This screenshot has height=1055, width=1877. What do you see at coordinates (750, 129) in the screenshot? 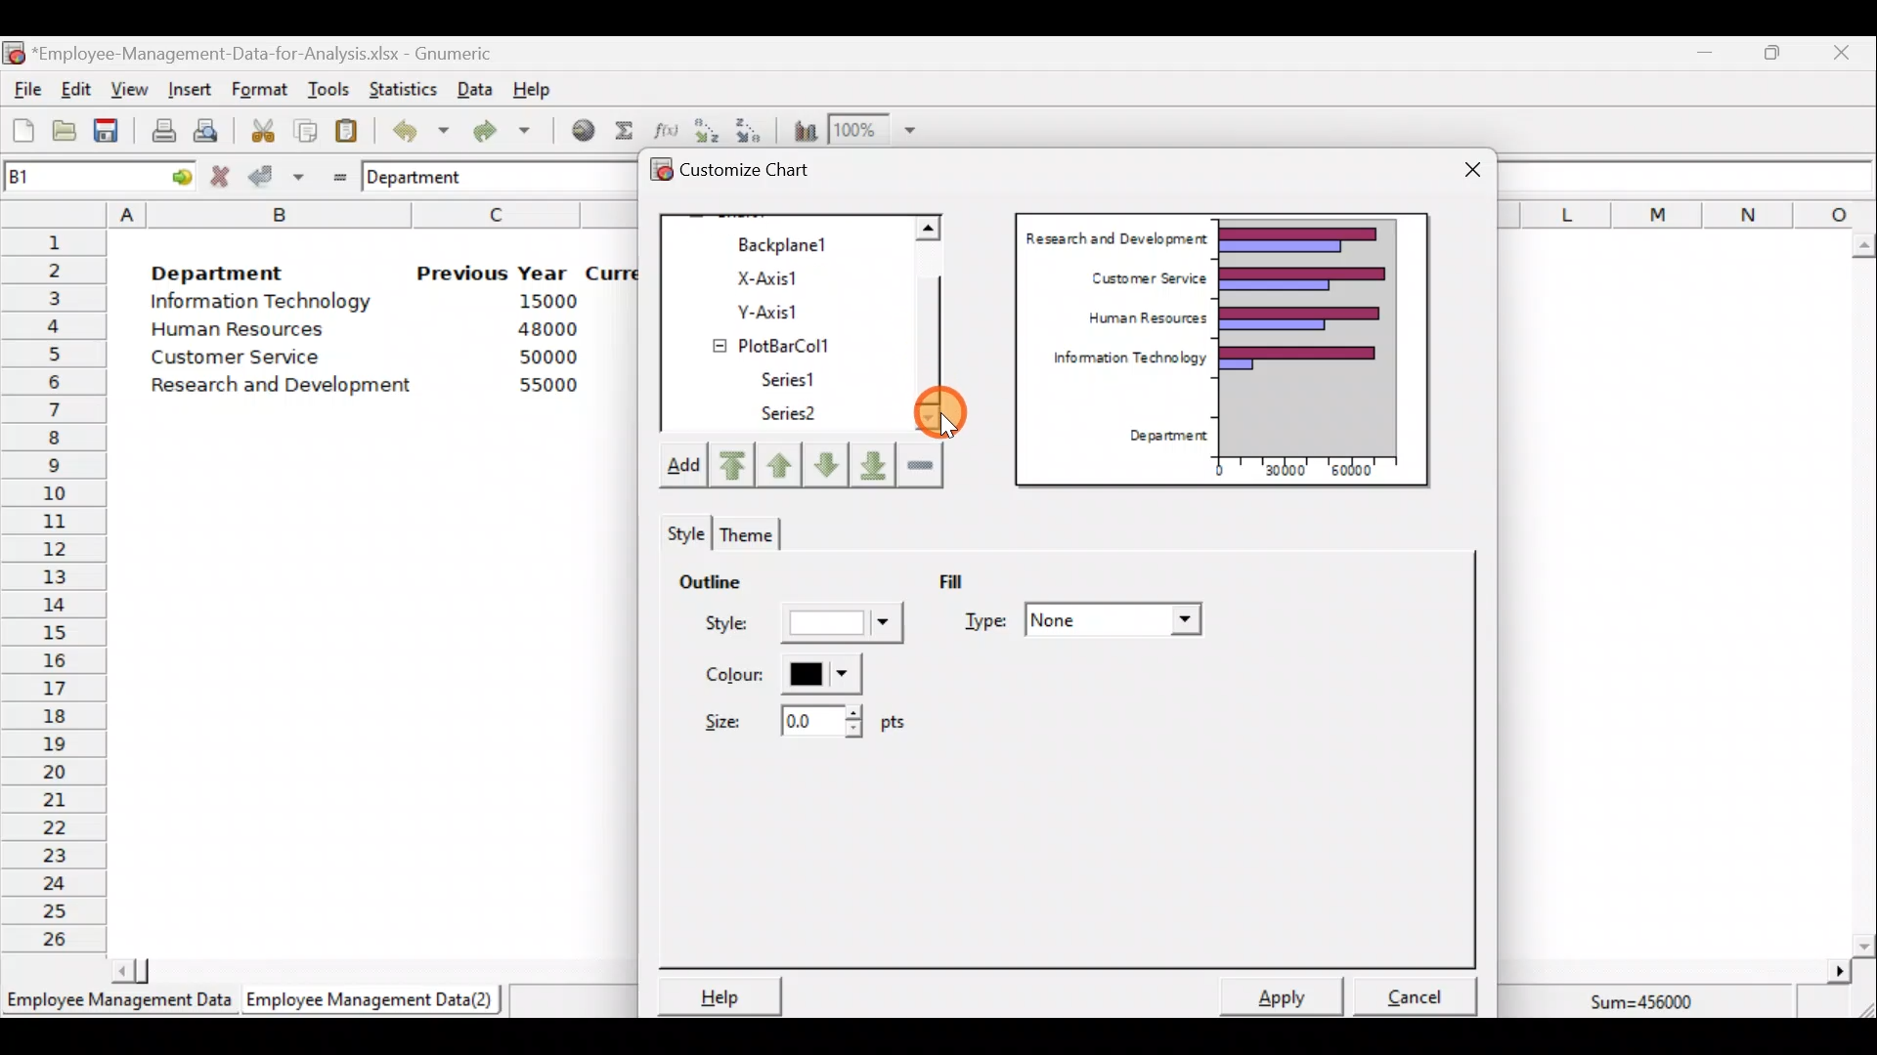
I see `Sort in descending order` at bounding box center [750, 129].